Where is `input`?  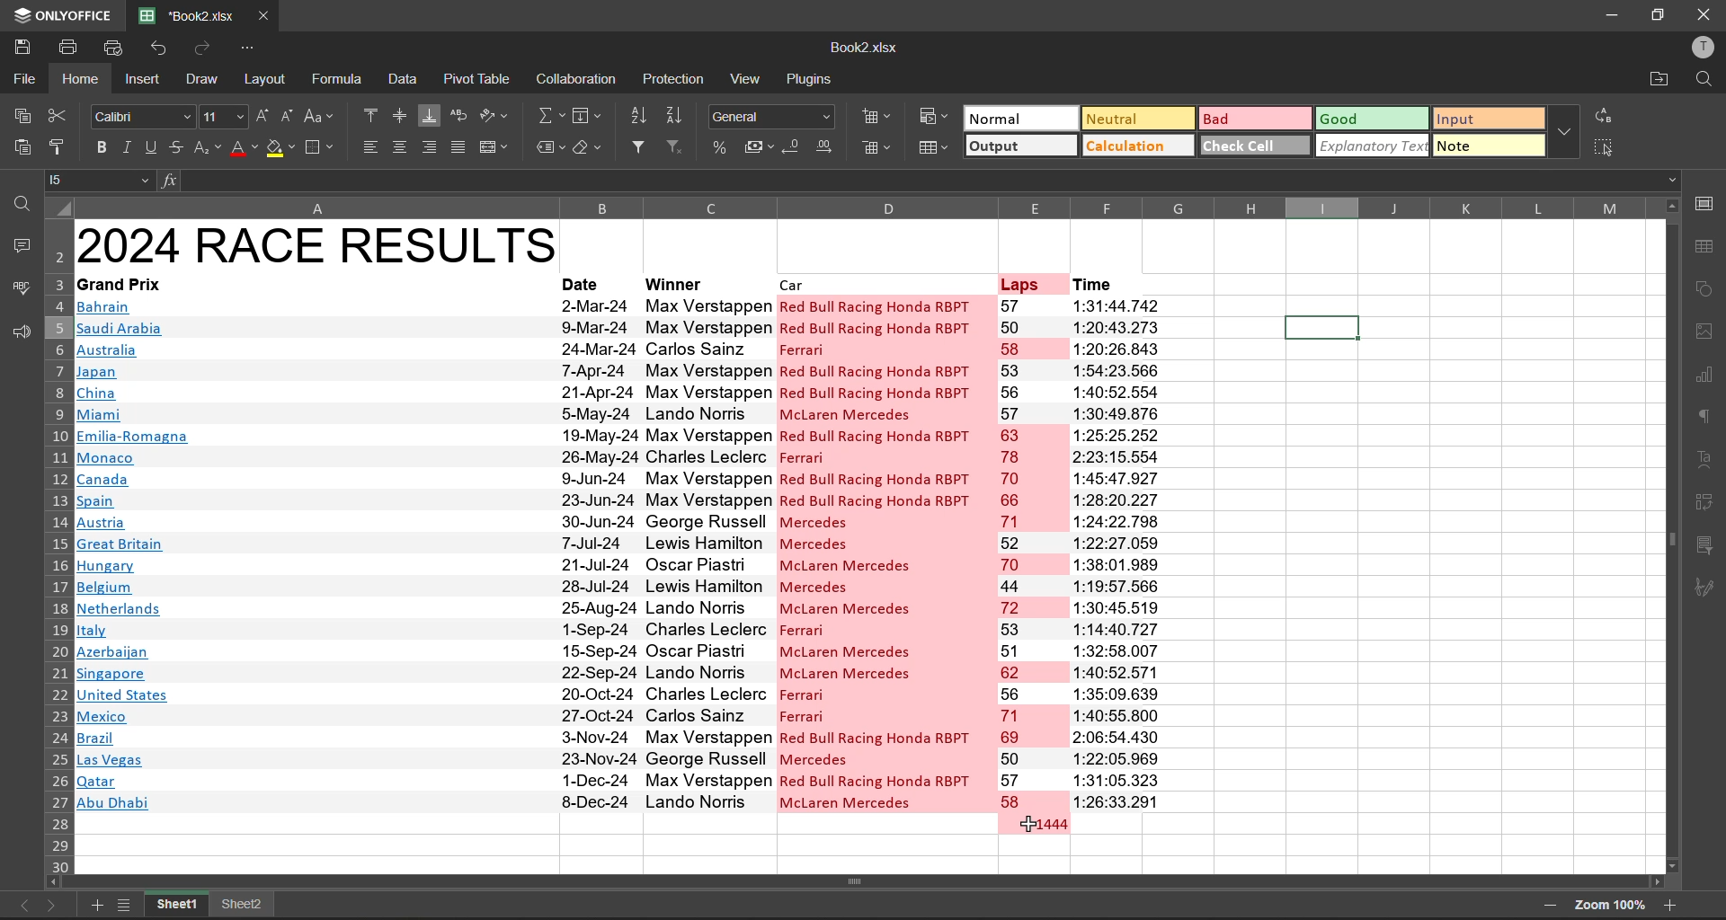 input is located at coordinates (1485, 119).